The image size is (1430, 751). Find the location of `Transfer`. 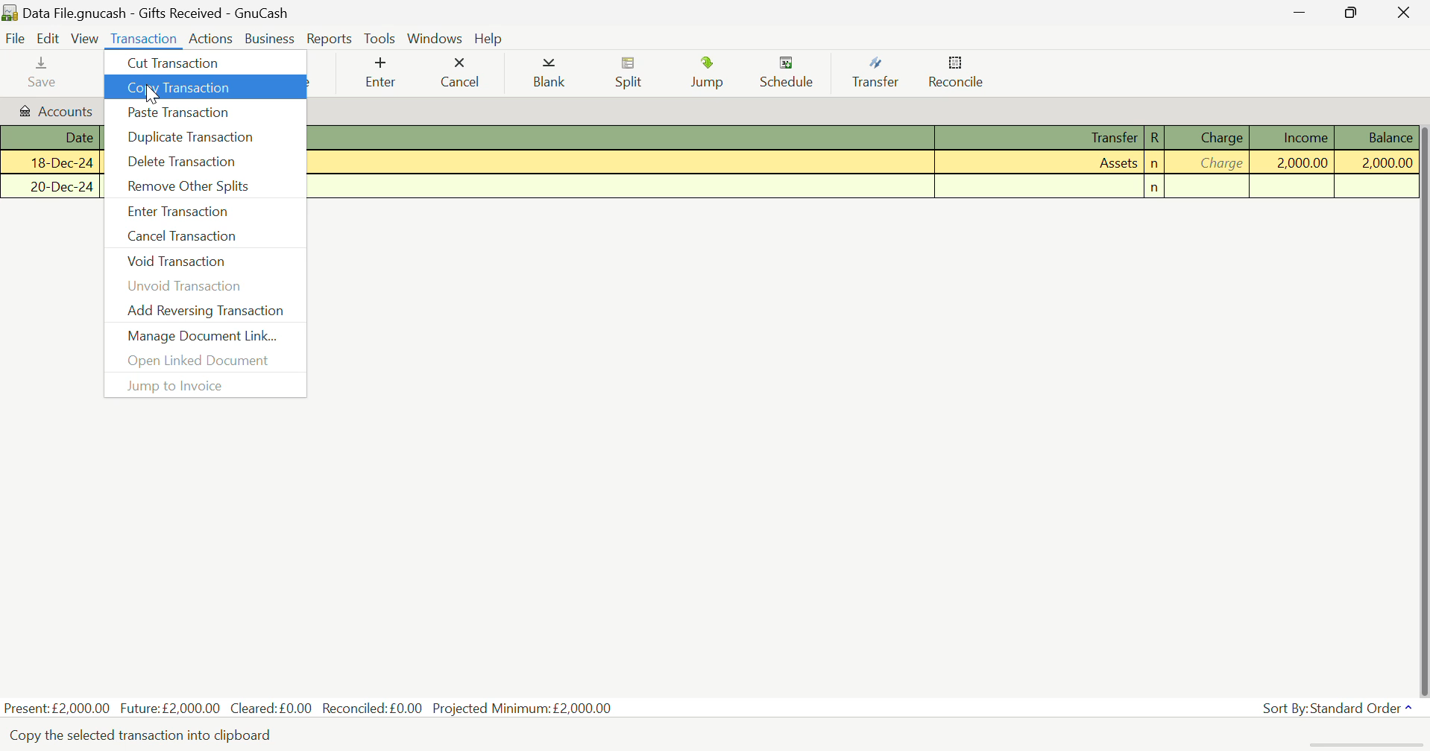

Transfer is located at coordinates (881, 73).